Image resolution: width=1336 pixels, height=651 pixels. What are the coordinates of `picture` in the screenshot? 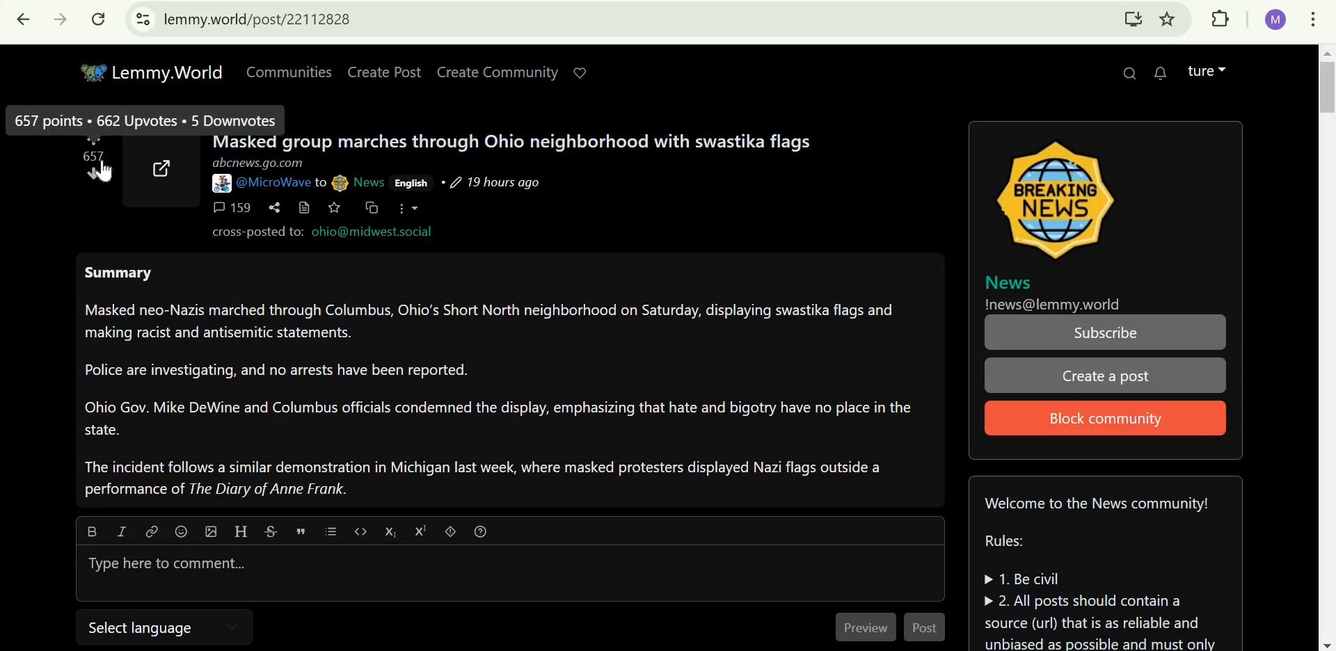 It's located at (340, 182).